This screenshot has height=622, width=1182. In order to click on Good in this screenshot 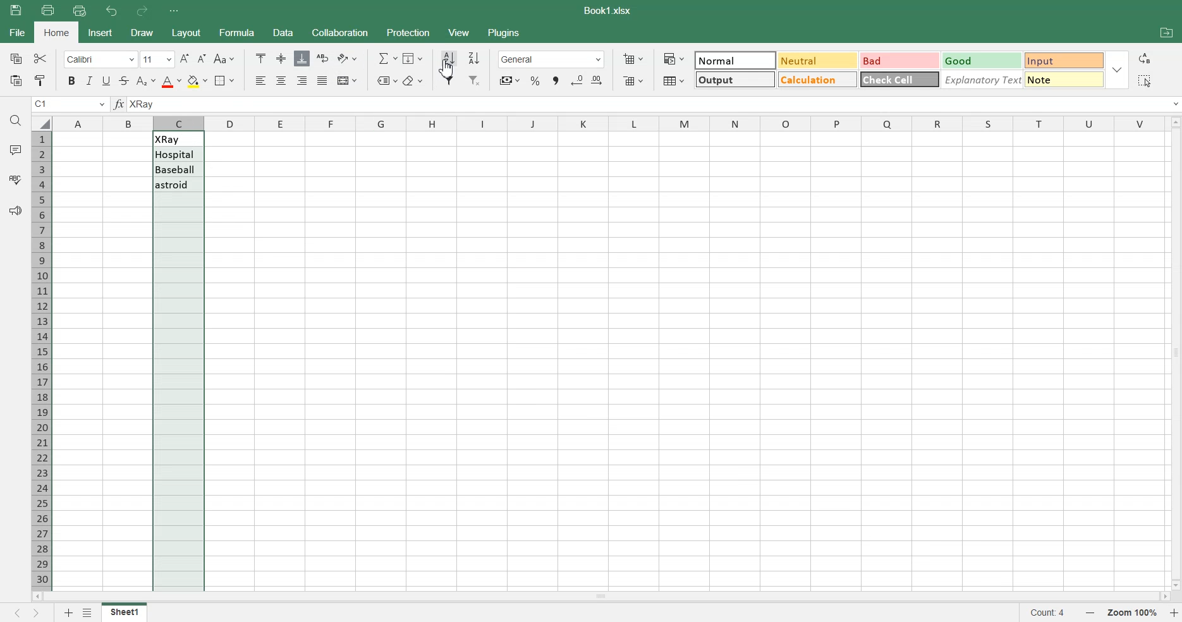, I will do `click(978, 59)`.